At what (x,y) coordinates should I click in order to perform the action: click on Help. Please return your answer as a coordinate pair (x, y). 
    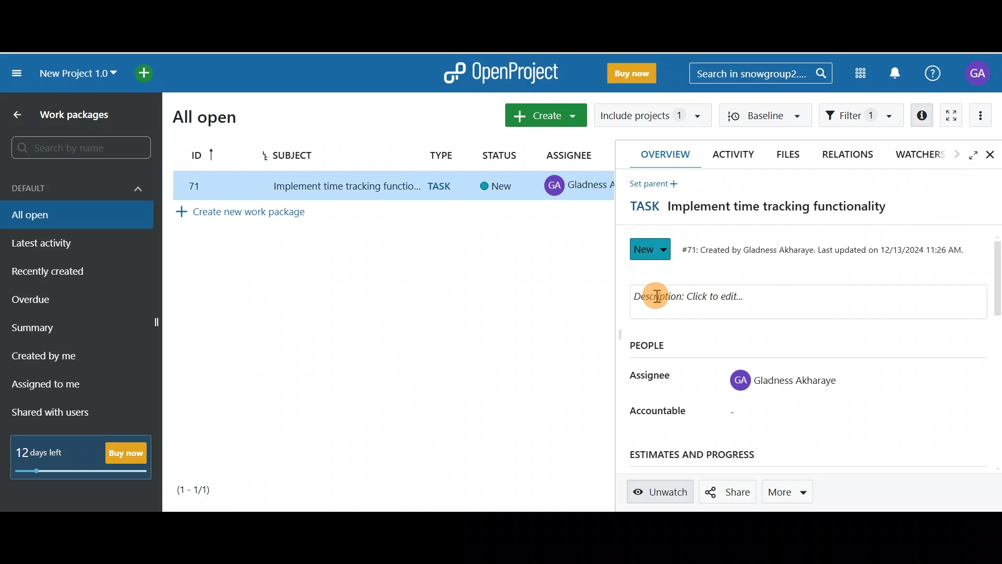
    Looking at the image, I should click on (935, 77).